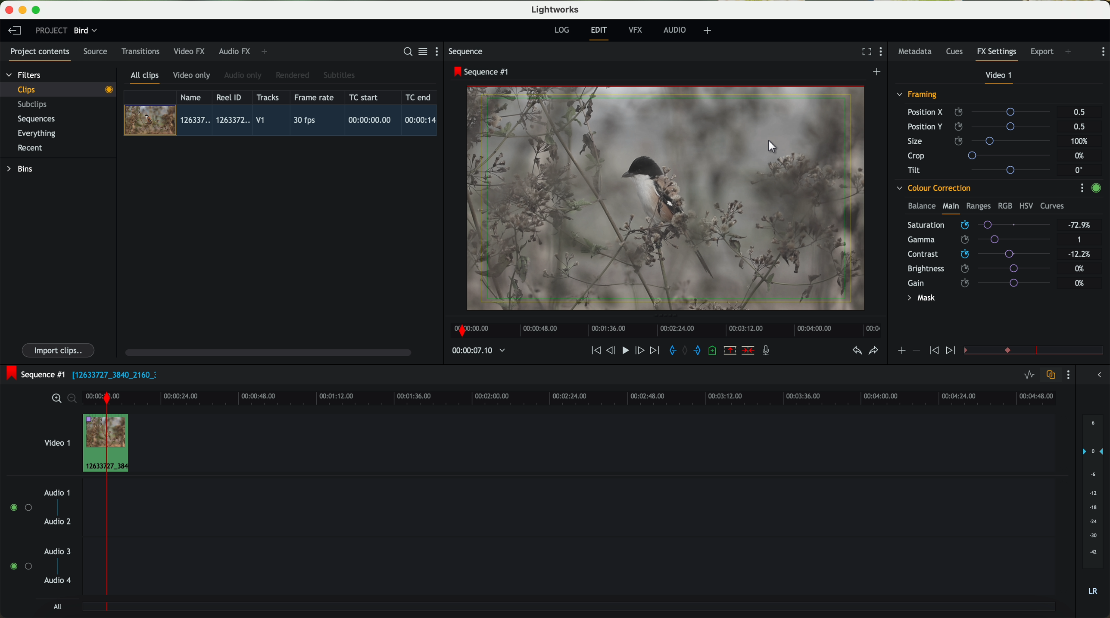 This screenshot has width=1110, height=618. Describe the element at coordinates (37, 134) in the screenshot. I see `everything` at that location.